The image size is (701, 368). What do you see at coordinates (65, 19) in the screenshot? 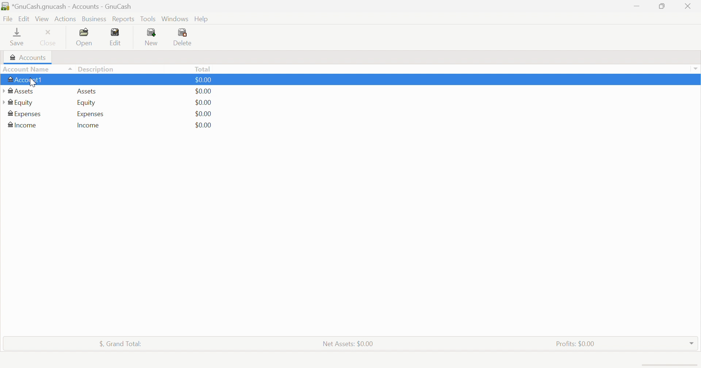
I see `Actions` at bounding box center [65, 19].